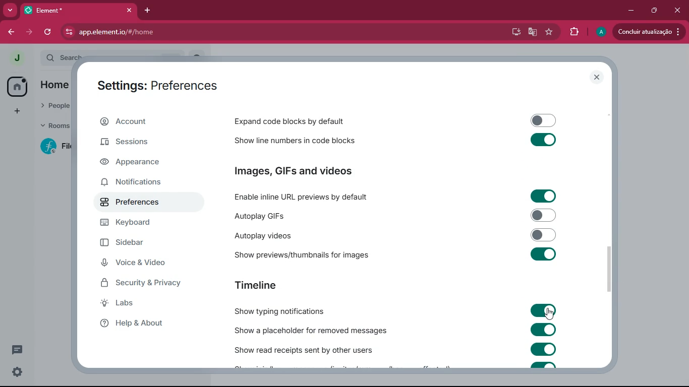 The width and height of the screenshot is (689, 387). What do you see at coordinates (318, 171) in the screenshot?
I see `images, GIFs and videos` at bounding box center [318, 171].